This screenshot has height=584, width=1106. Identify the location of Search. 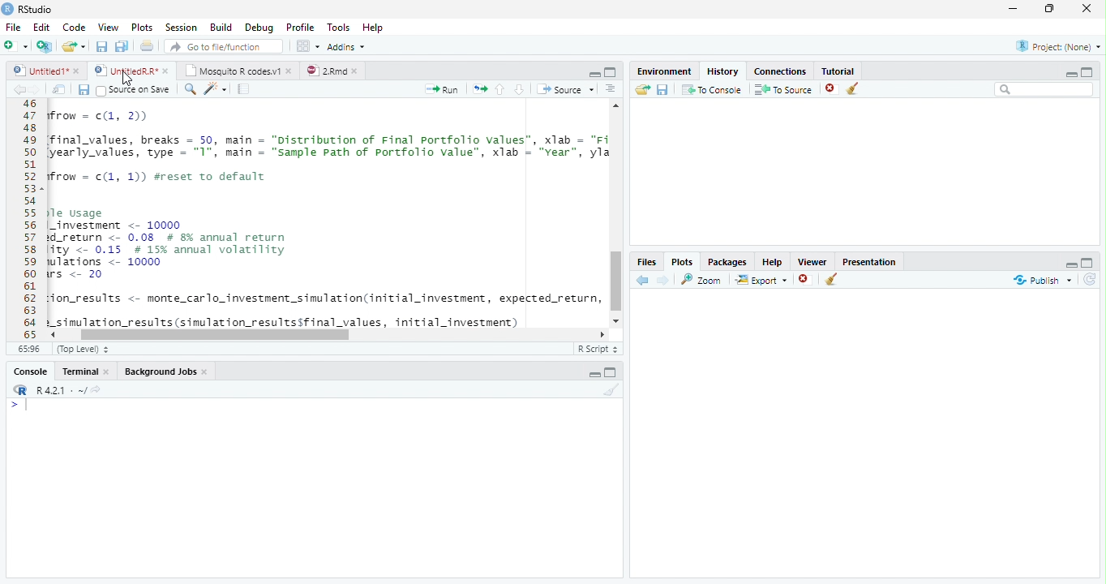
(1044, 89).